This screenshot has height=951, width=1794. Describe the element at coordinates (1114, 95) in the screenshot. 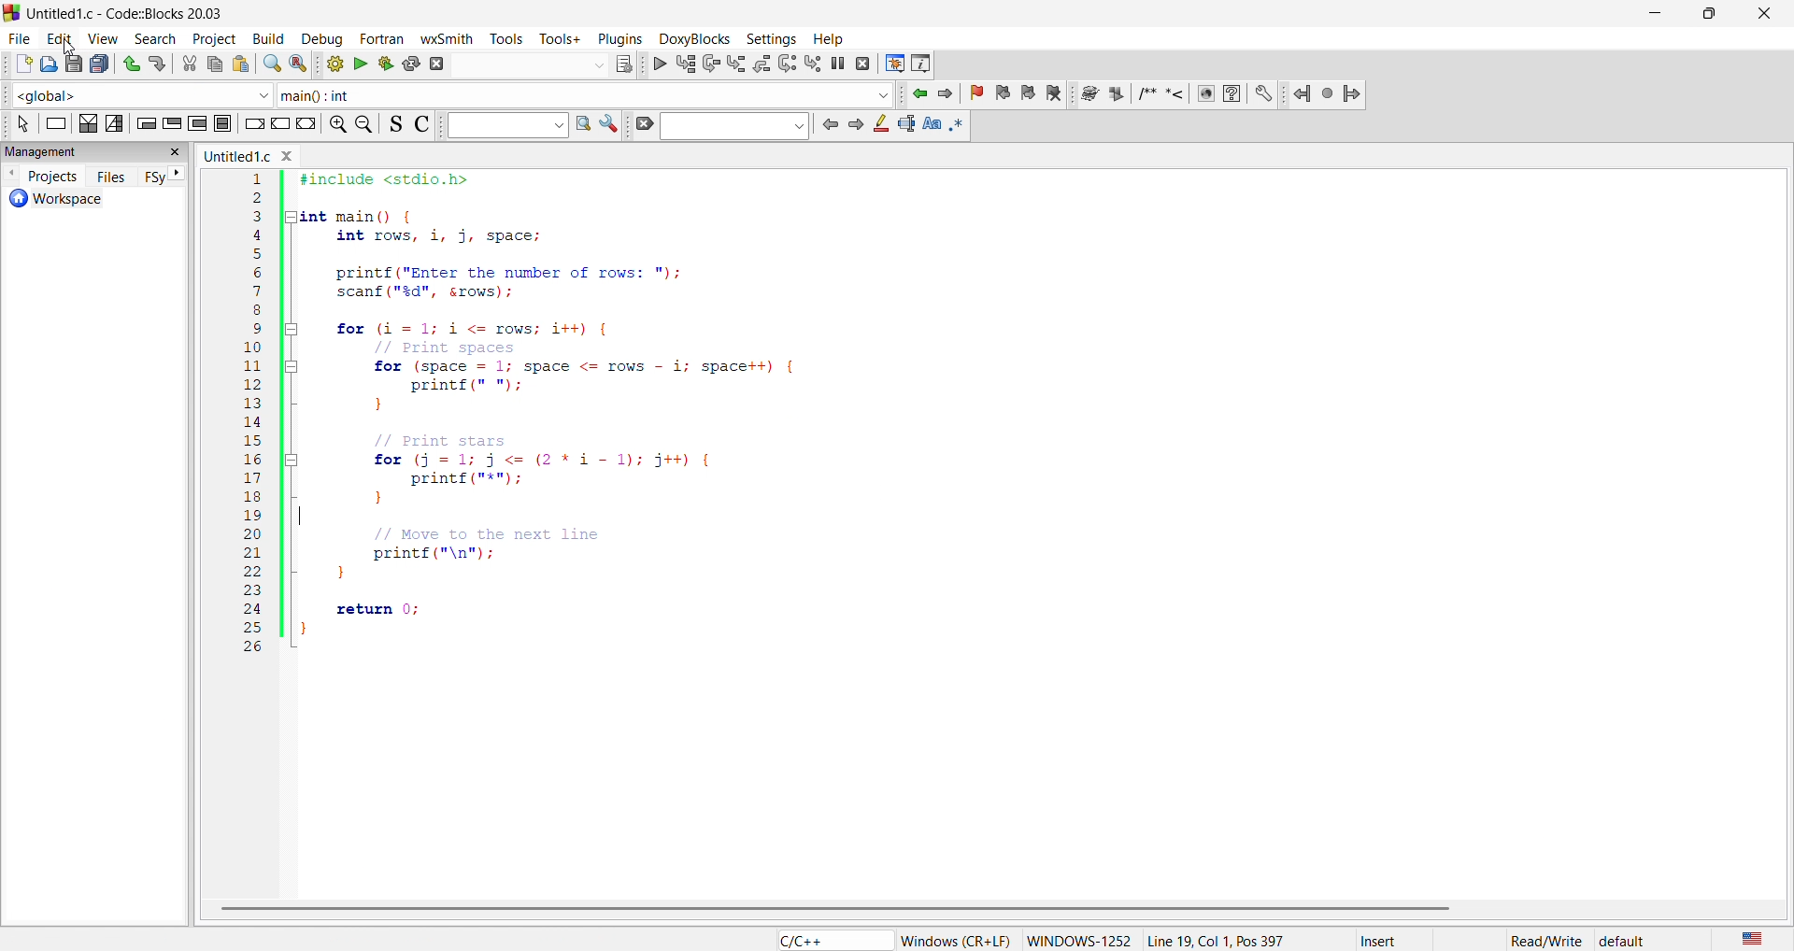

I see `extract` at that location.